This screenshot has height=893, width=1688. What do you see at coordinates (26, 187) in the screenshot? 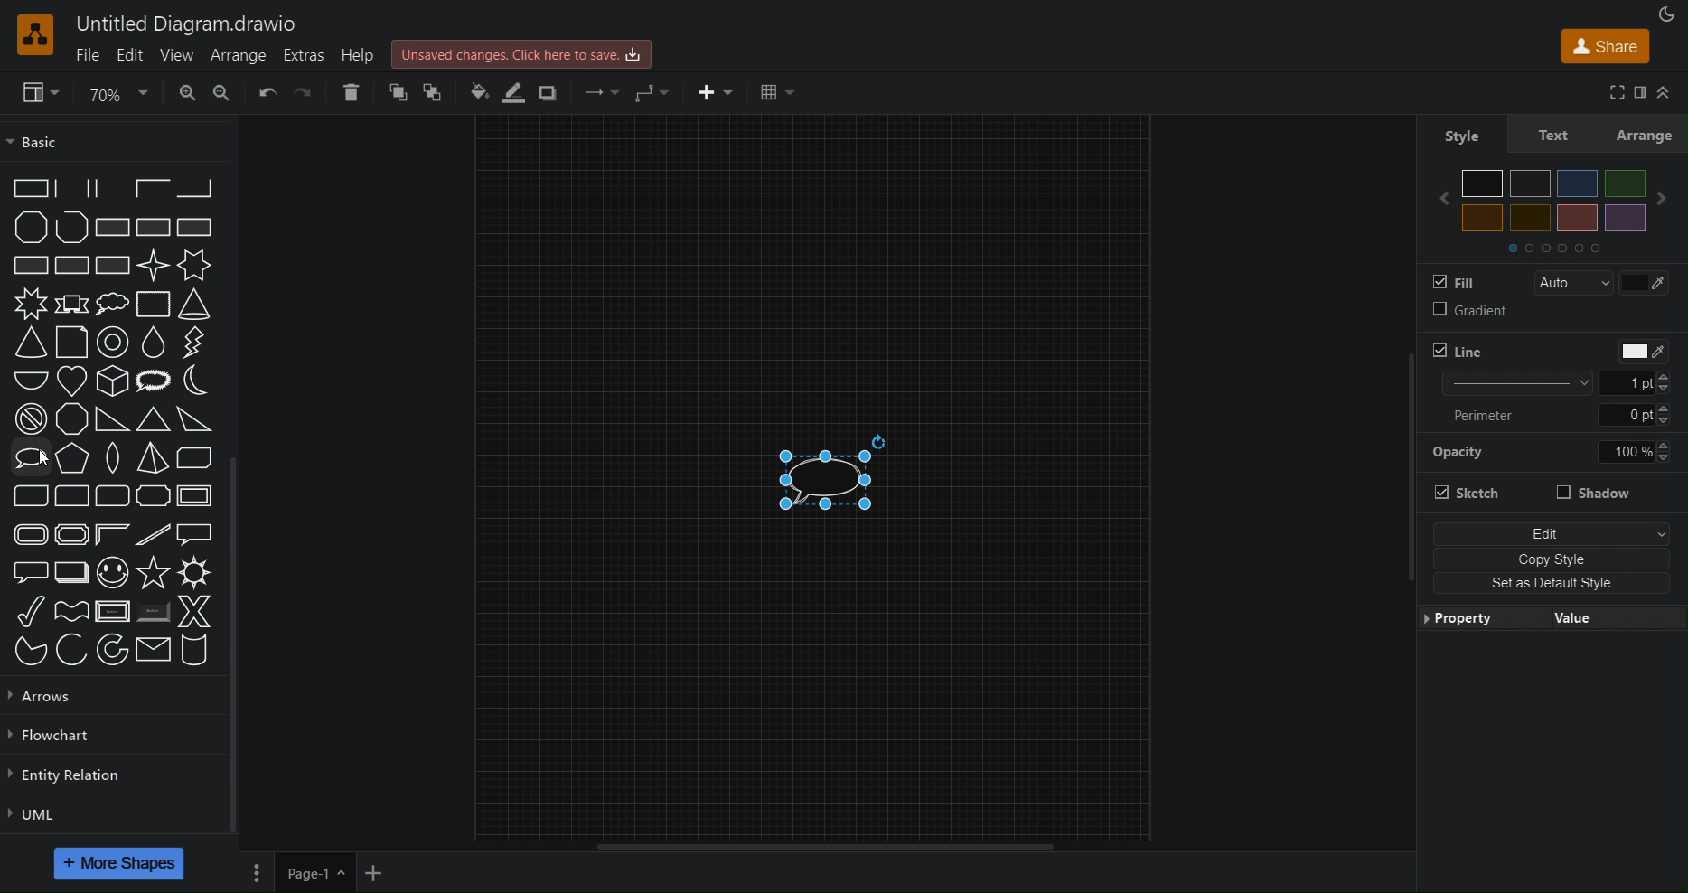
I see `Partial Rectangle` at bounding box center [26, 187].